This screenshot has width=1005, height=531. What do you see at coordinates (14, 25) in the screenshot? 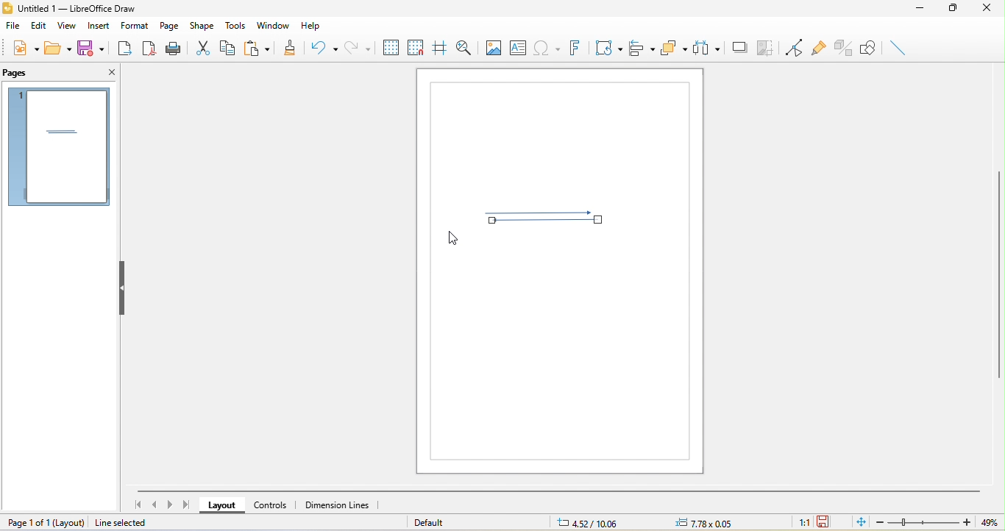
I see `file` at bounding box center [14, 25].